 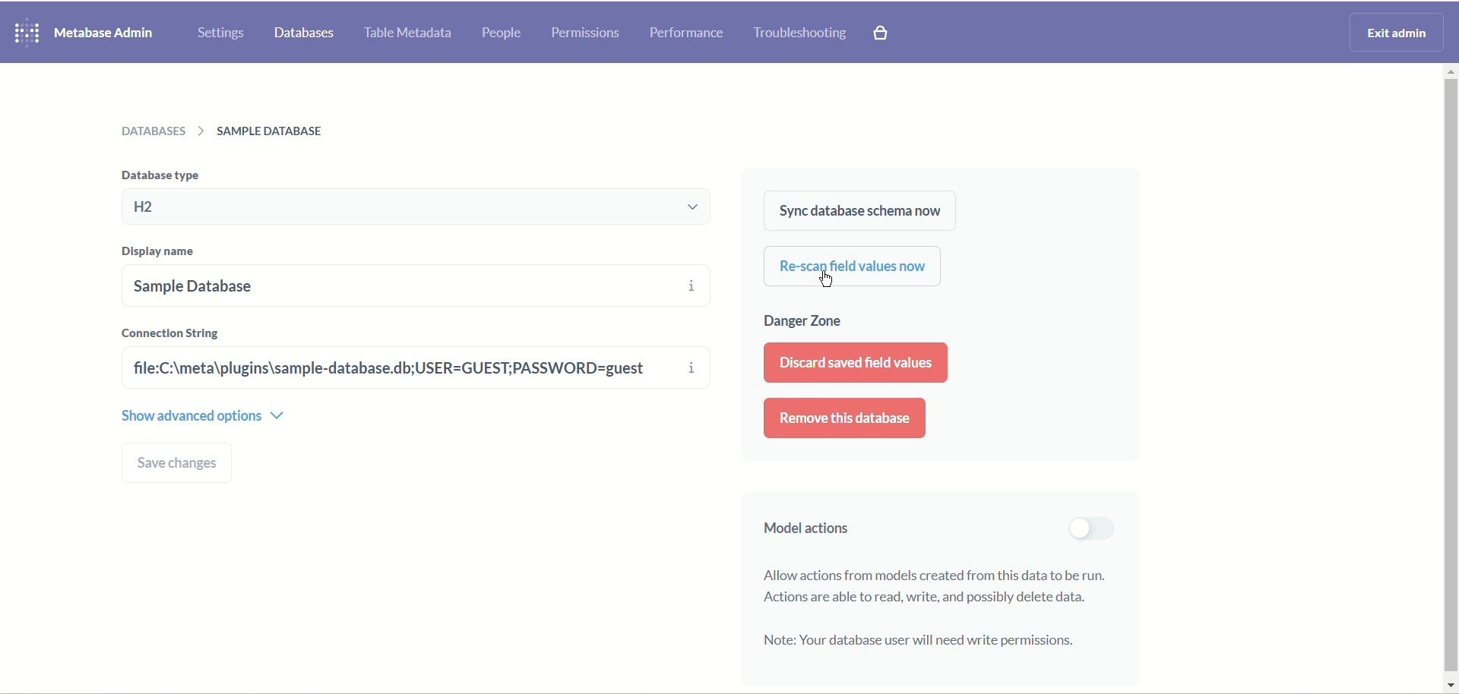 What do you see at coordinates (395, 368) in the screenshot?
I see `connection string` at bounding box center [395, 368].